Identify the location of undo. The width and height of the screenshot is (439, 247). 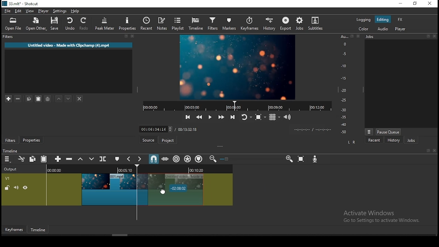
(70, 24).